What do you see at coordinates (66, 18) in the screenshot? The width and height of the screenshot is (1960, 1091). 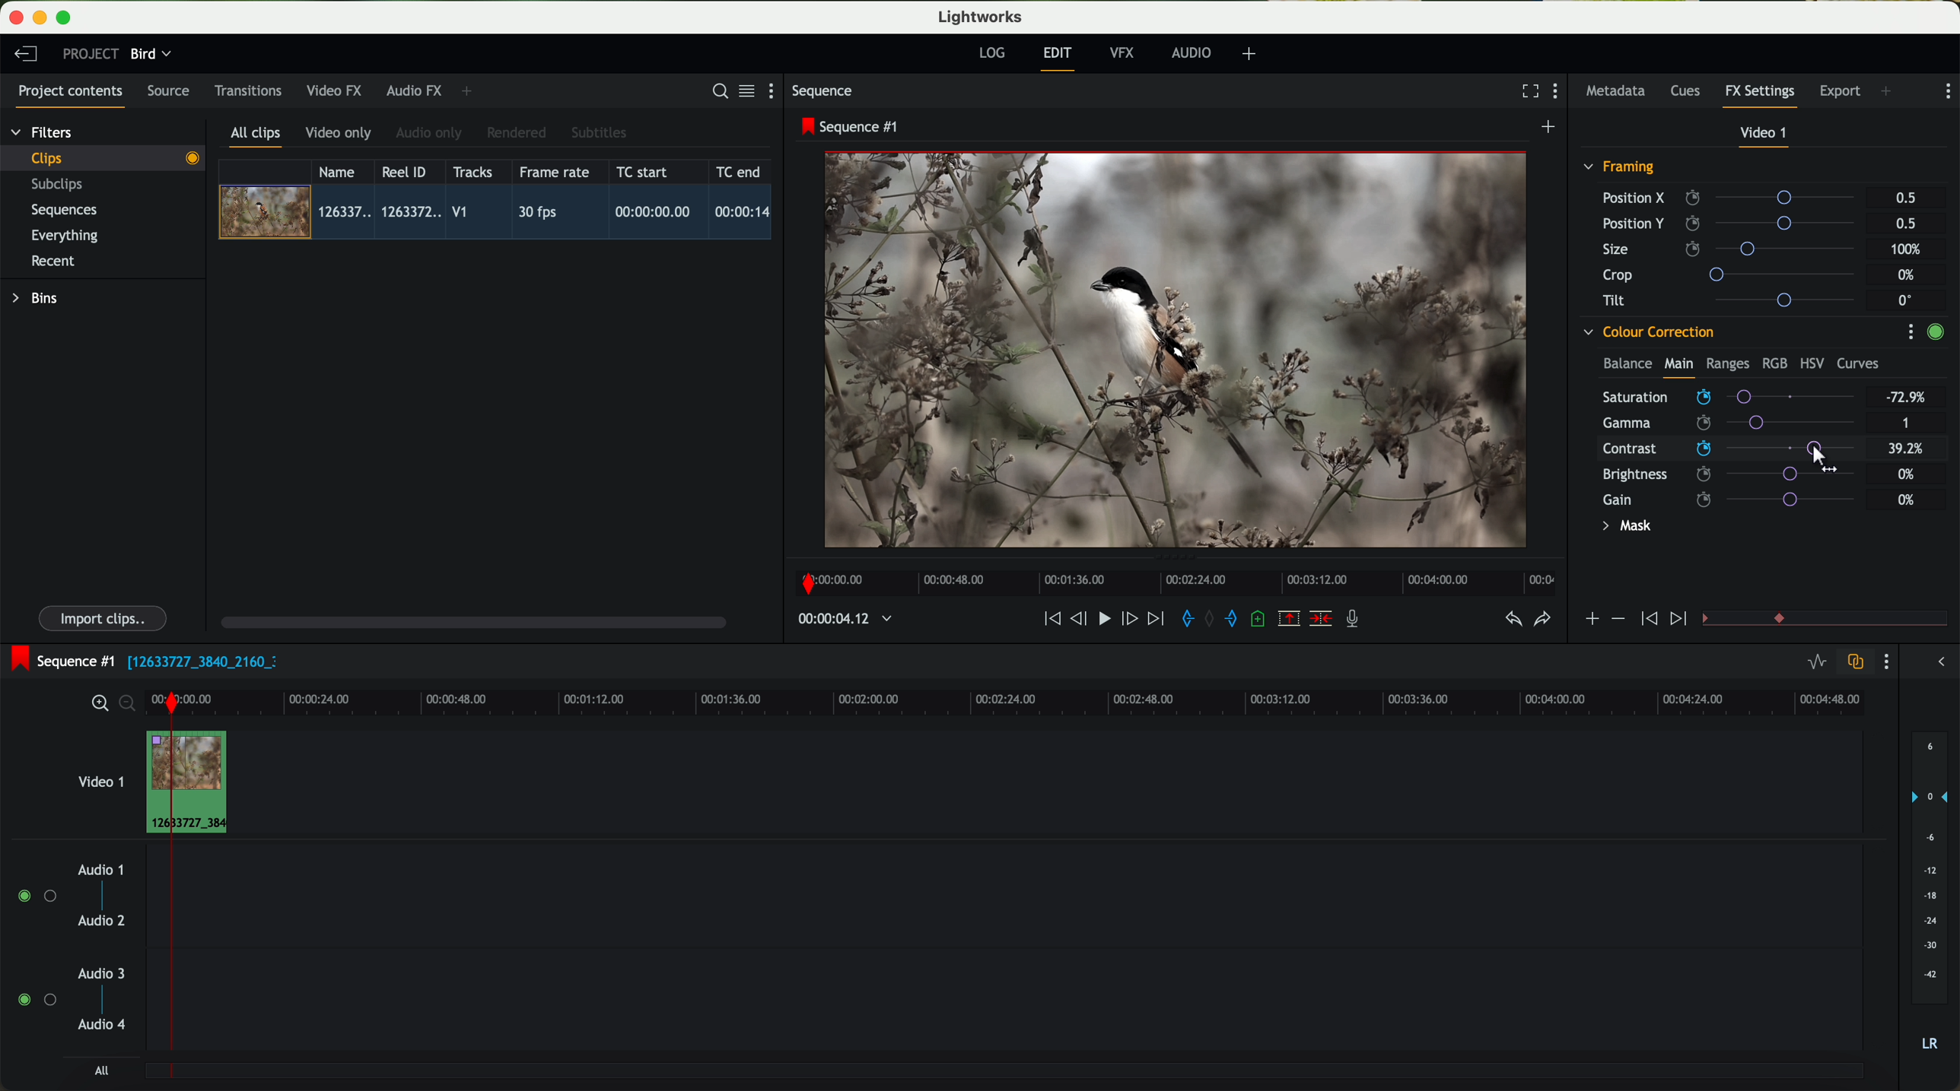 I see `maximize program` at bounding box center [66, 18].